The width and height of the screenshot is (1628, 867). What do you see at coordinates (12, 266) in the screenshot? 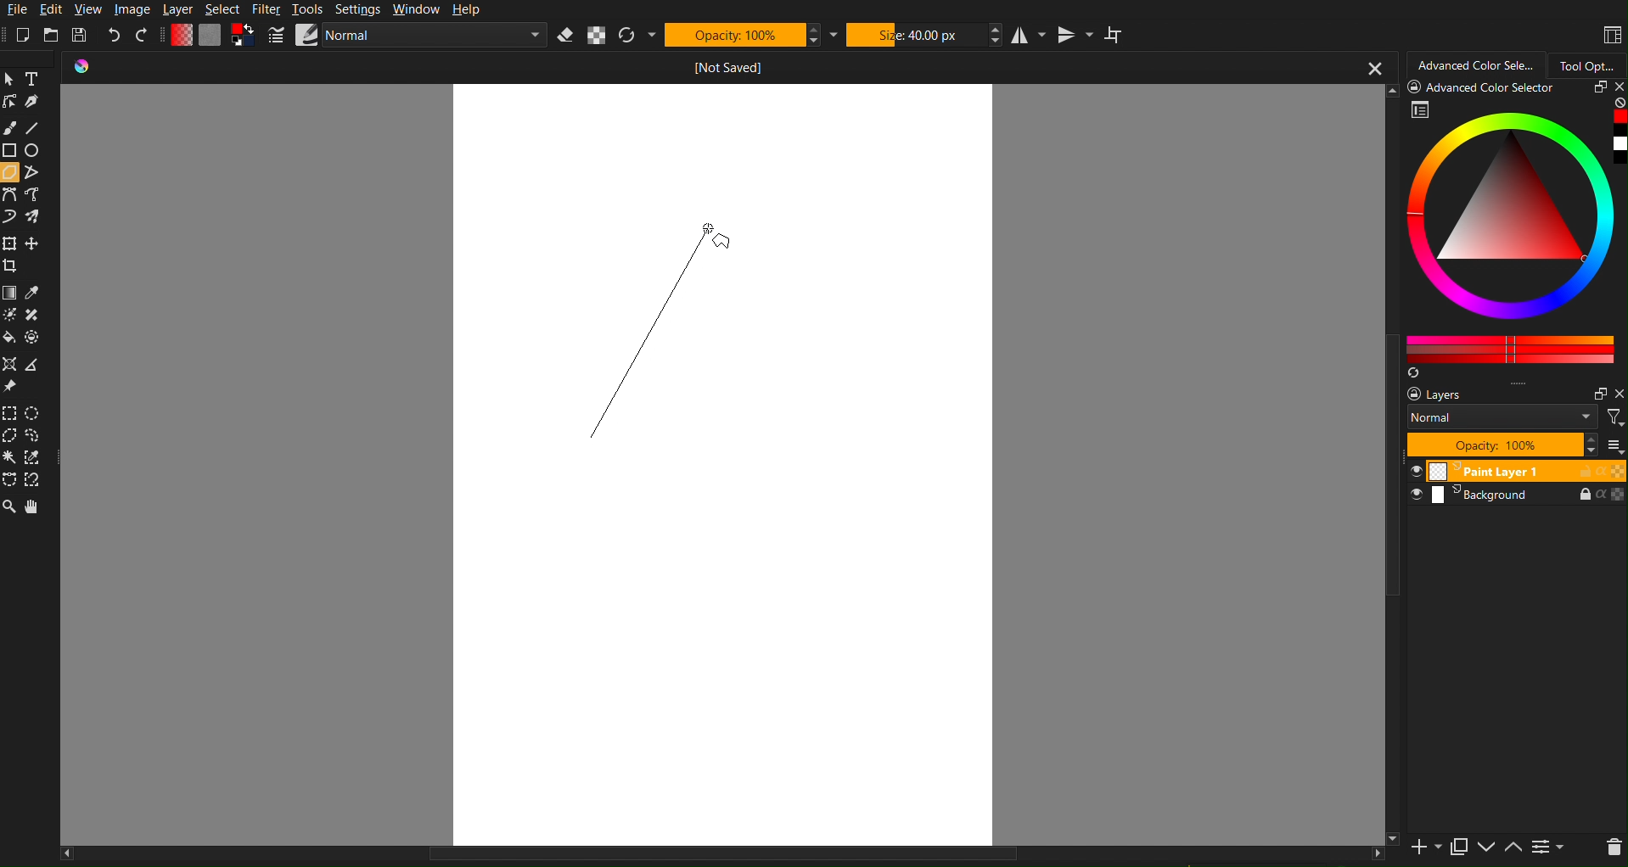
I see `crop the image to an area` at bounding box center [12, 266].